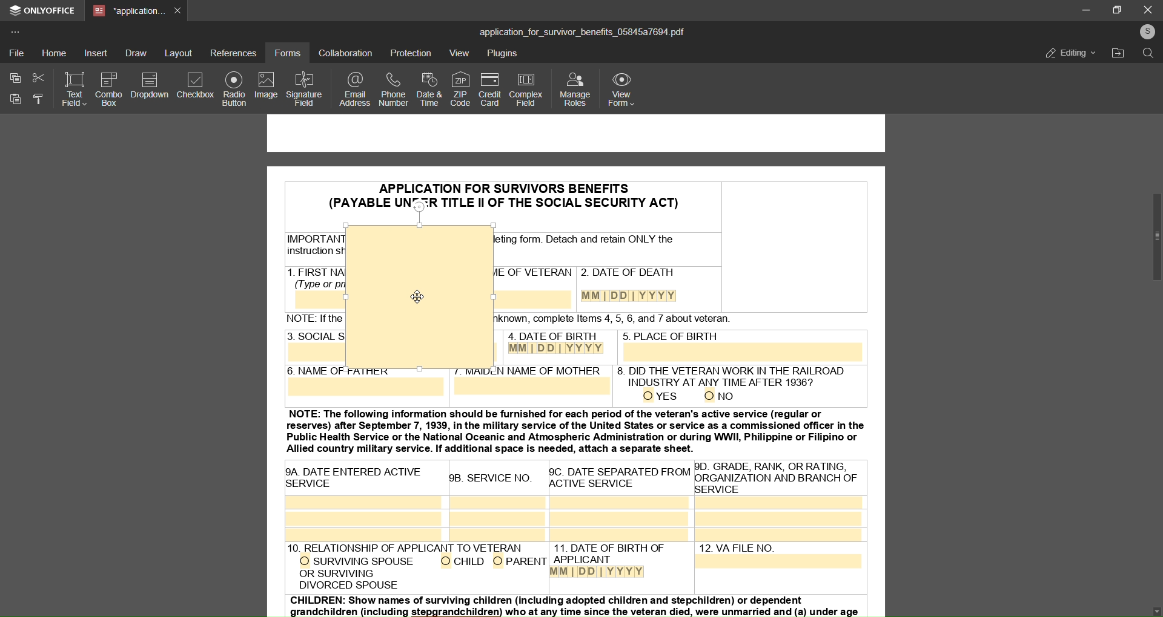  Describe the element at coordinates (1082, 10) in the screenshot. I see `minimize` at that location.